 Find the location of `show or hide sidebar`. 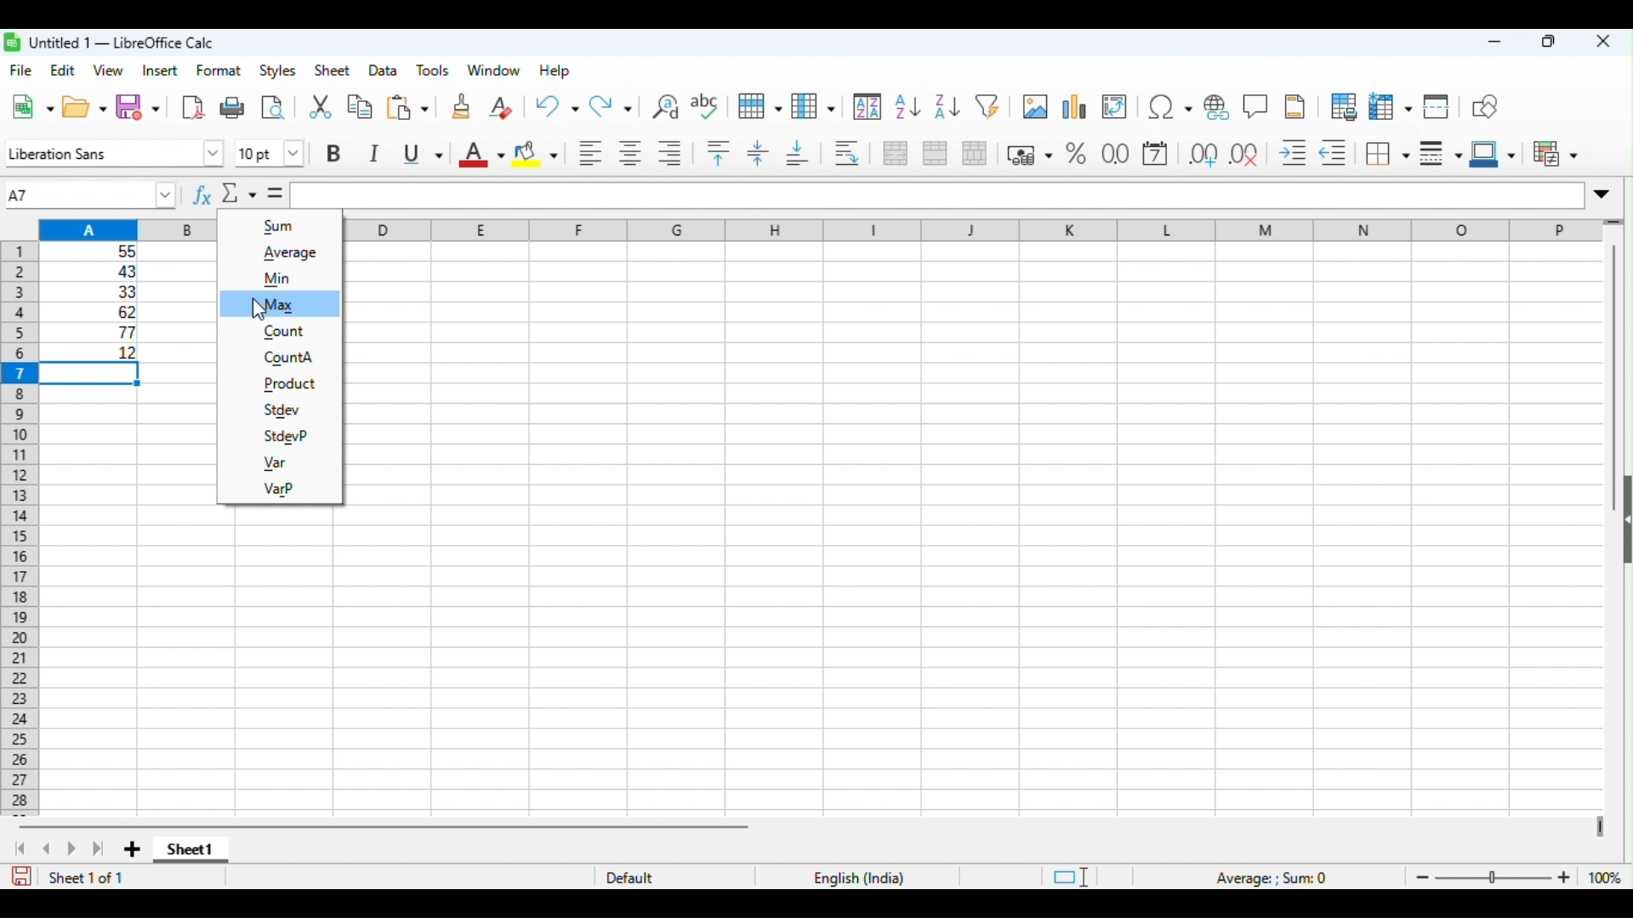

show or hide sidebar is located at coordinates (1623, 526).